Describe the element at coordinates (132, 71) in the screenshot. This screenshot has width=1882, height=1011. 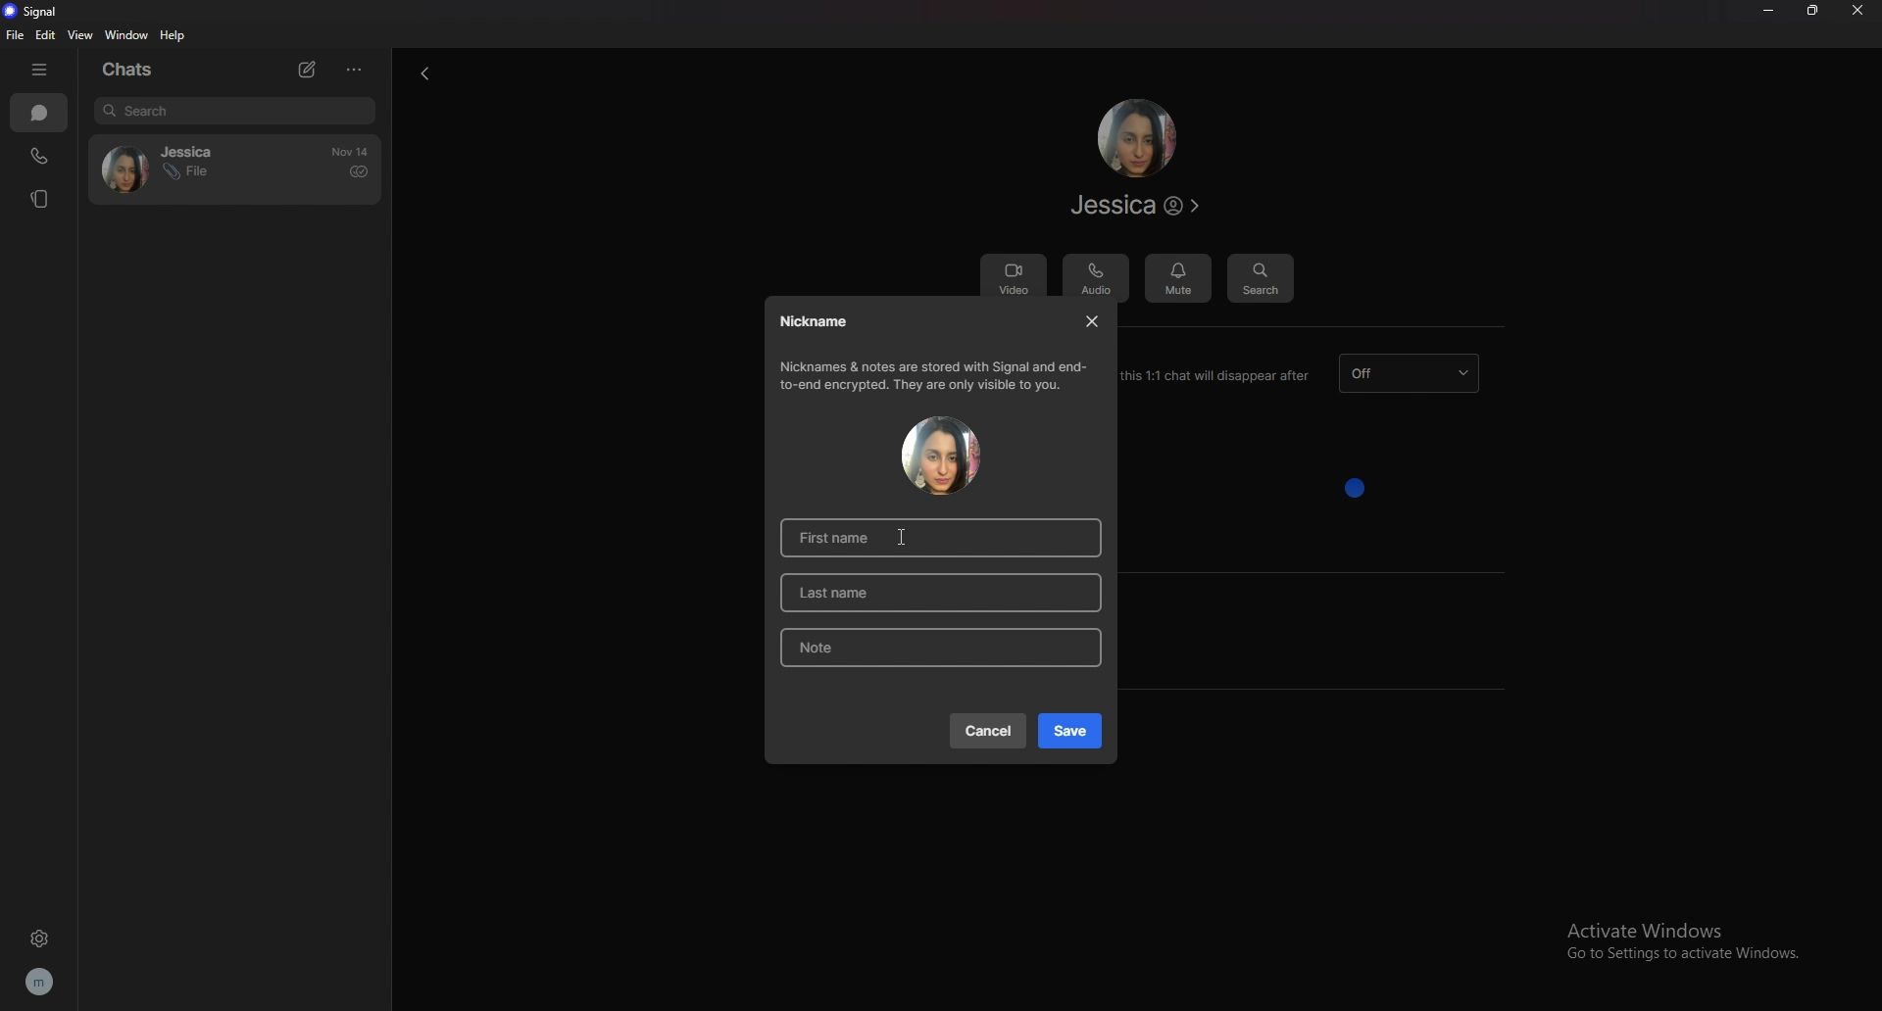
I see `chats` at that location.